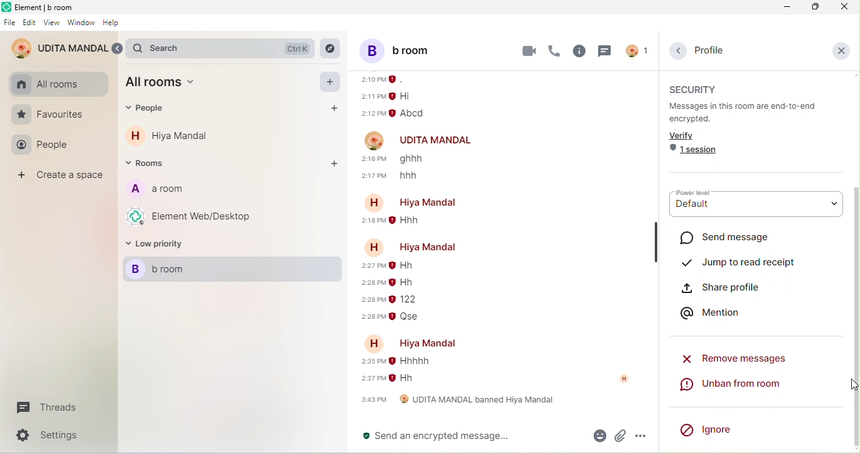 This screenshot has width=860, height=454. Describe the element at coordinates (416, 113) in the screenshot. I see `abcd` at that location.